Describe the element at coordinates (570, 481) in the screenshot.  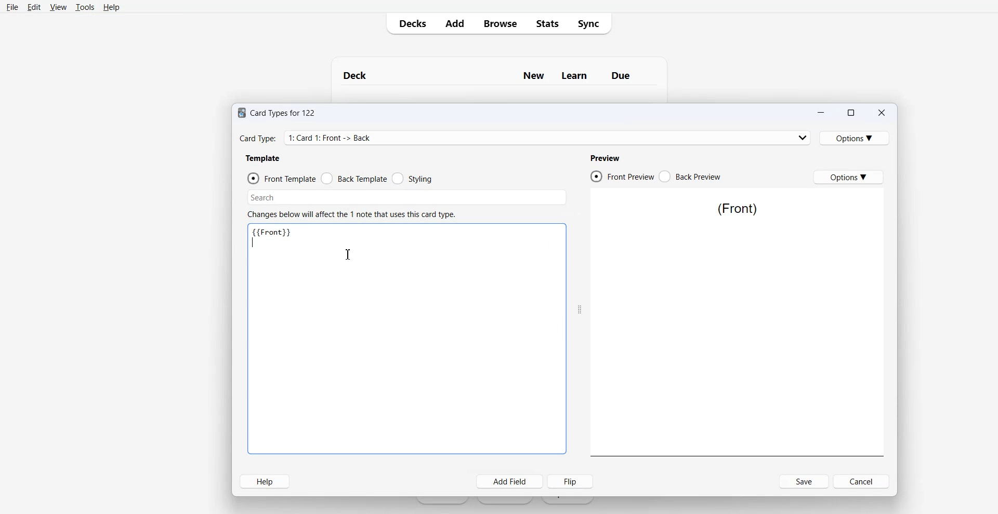
I see `Flip` at that location.